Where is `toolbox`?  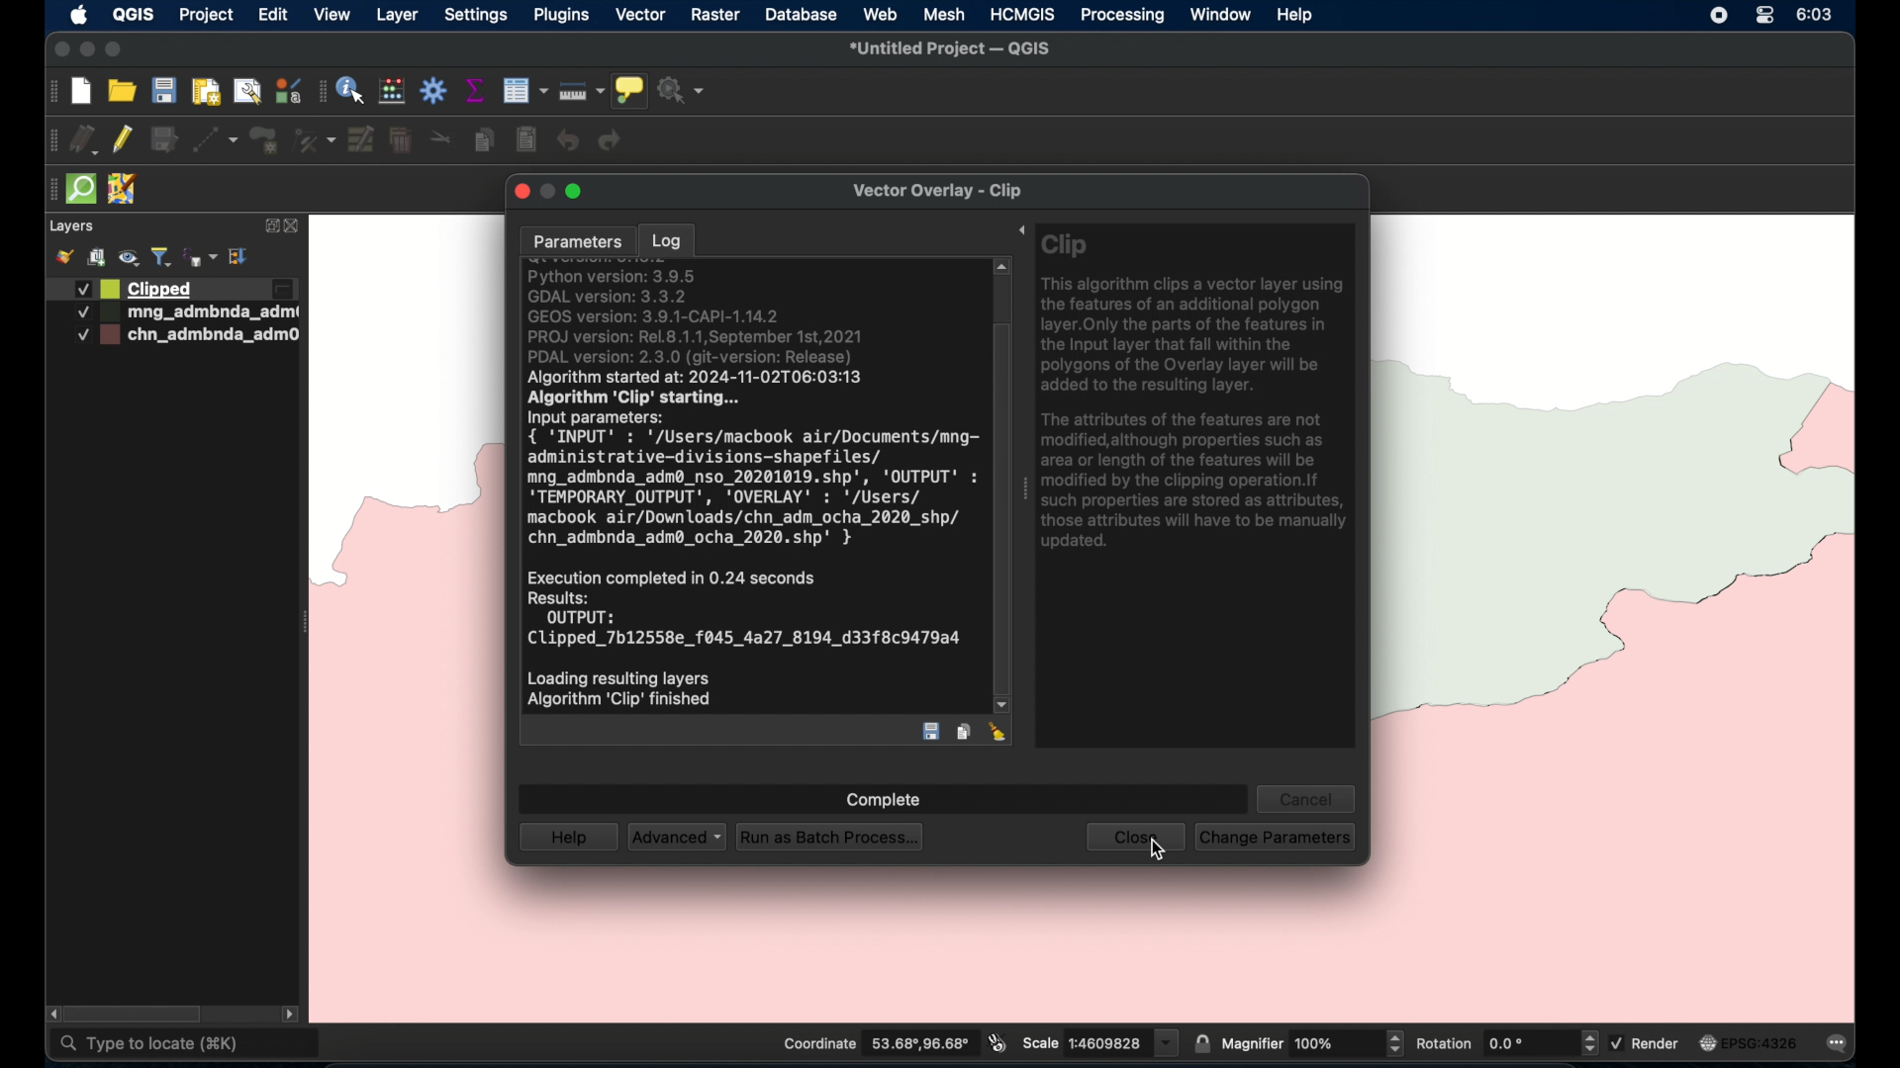
toolbox is located at coordinates (434, 90).